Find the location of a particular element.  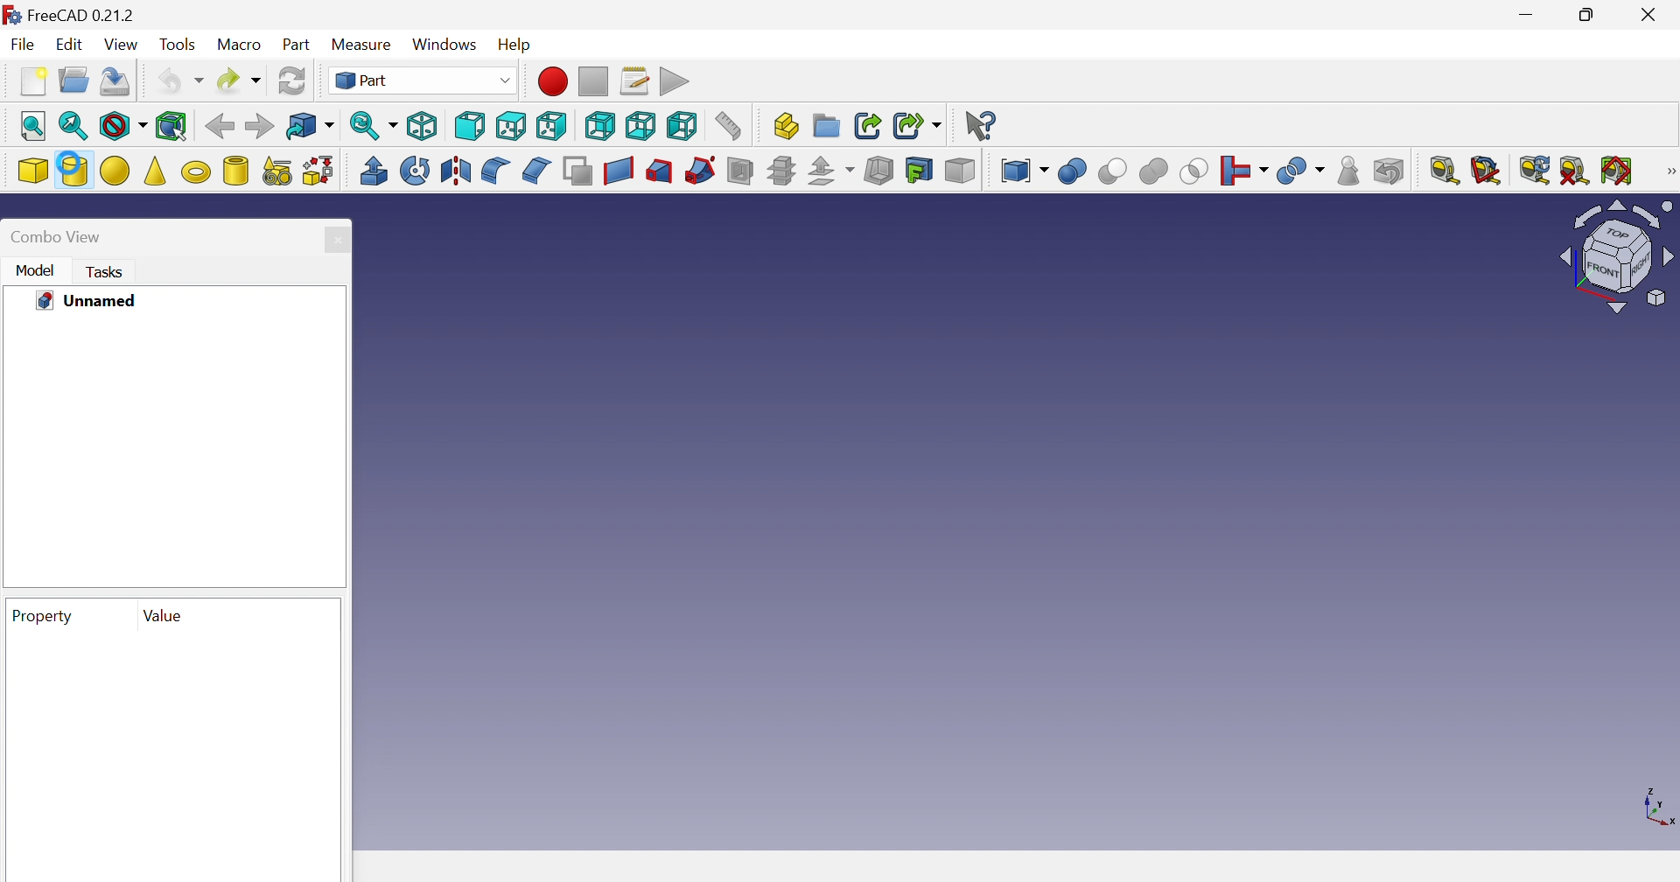

Cut is located at coordinates (1109, 171).